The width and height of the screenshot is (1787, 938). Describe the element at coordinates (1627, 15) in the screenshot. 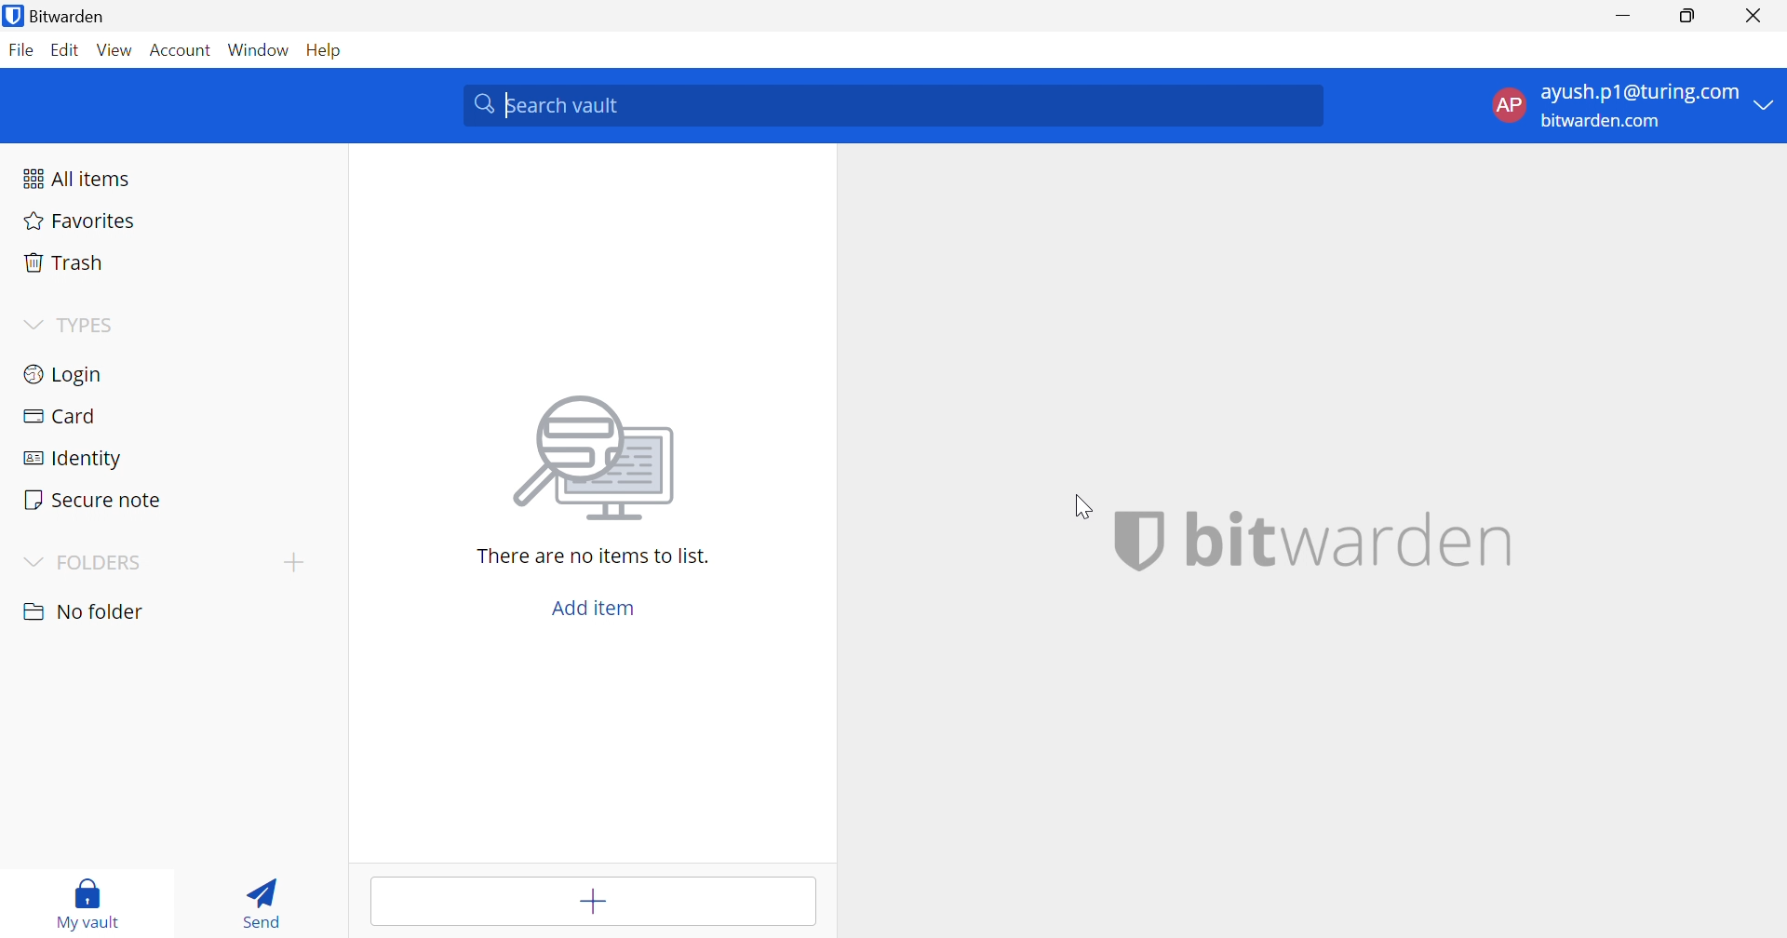

I see `Minimize` at that location.